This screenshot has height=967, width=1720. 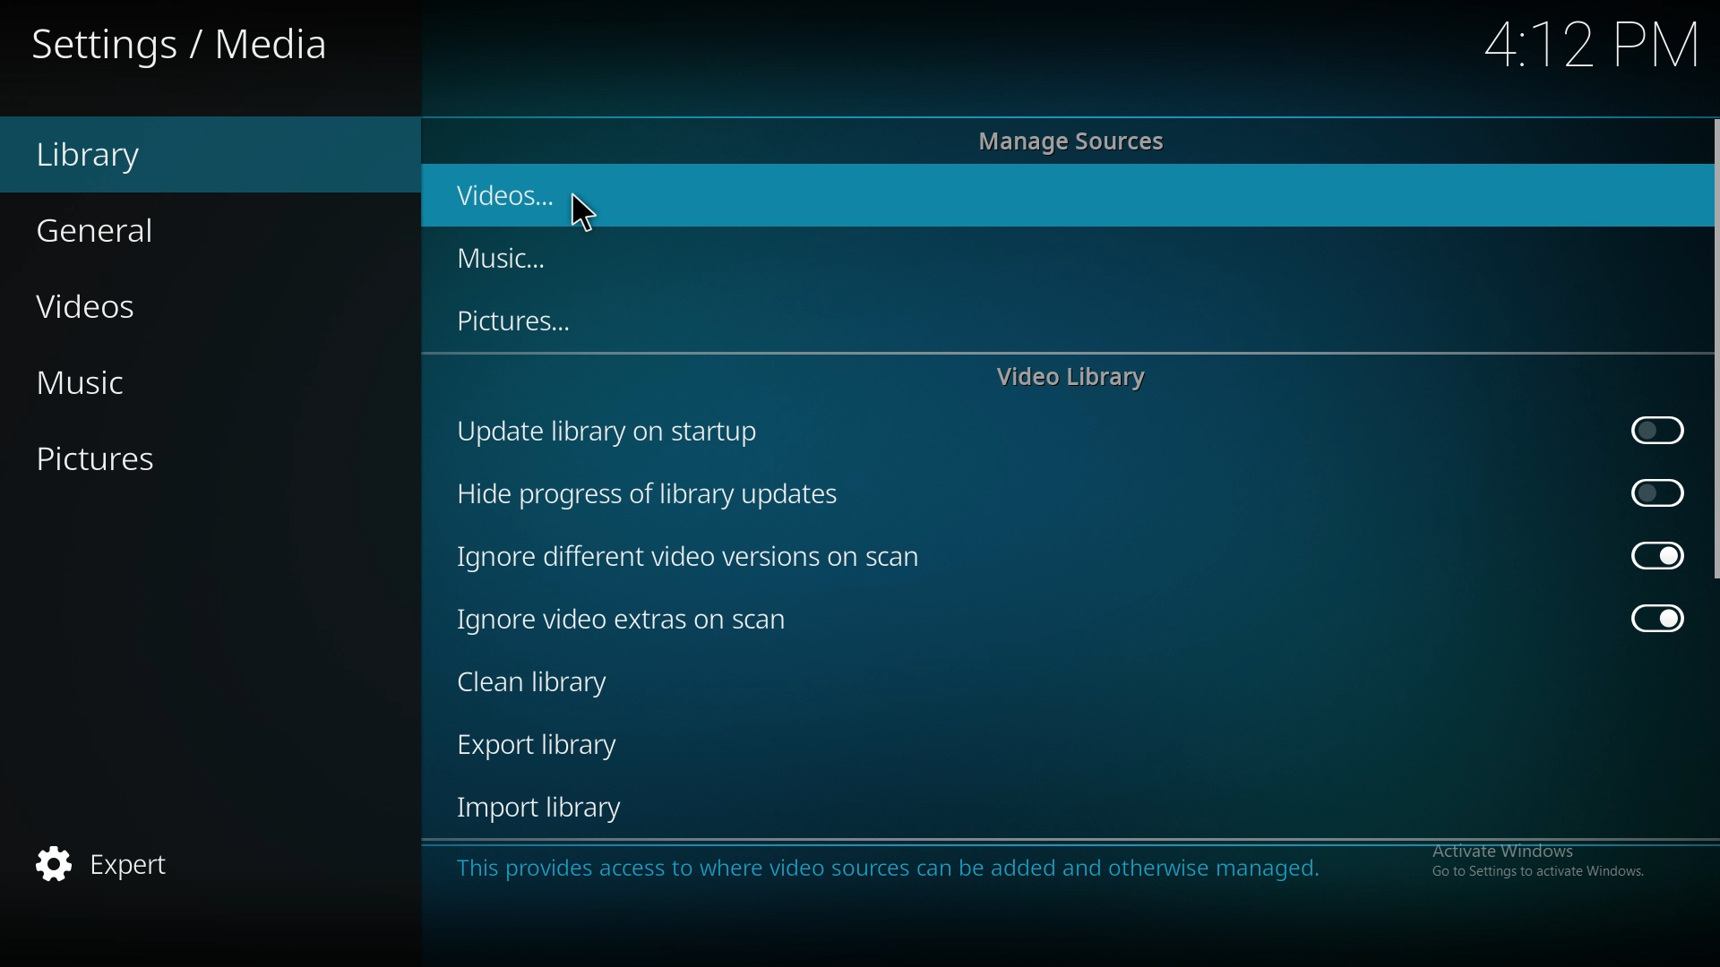 What do you see at coordinates (125, 230) in the screenshot?
I see `general` at bounding box center [125, 230].